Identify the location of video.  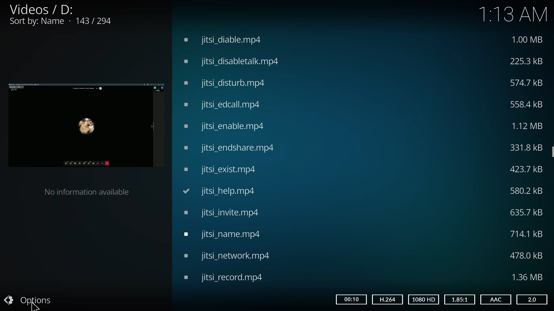
(224, 105).